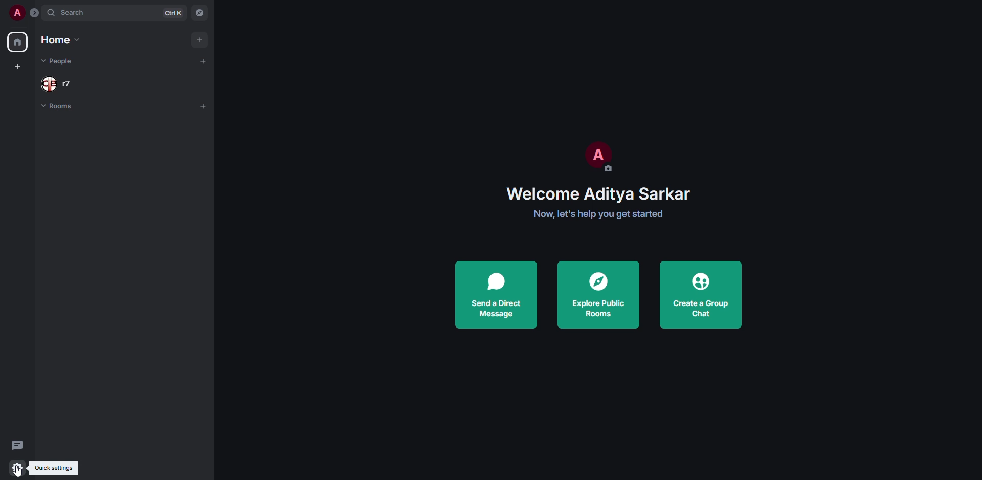 The height and width of the screenshot is (480, 982). Describe the element at coordinates (58, 40) in the screenshot. I see `home` at that location.